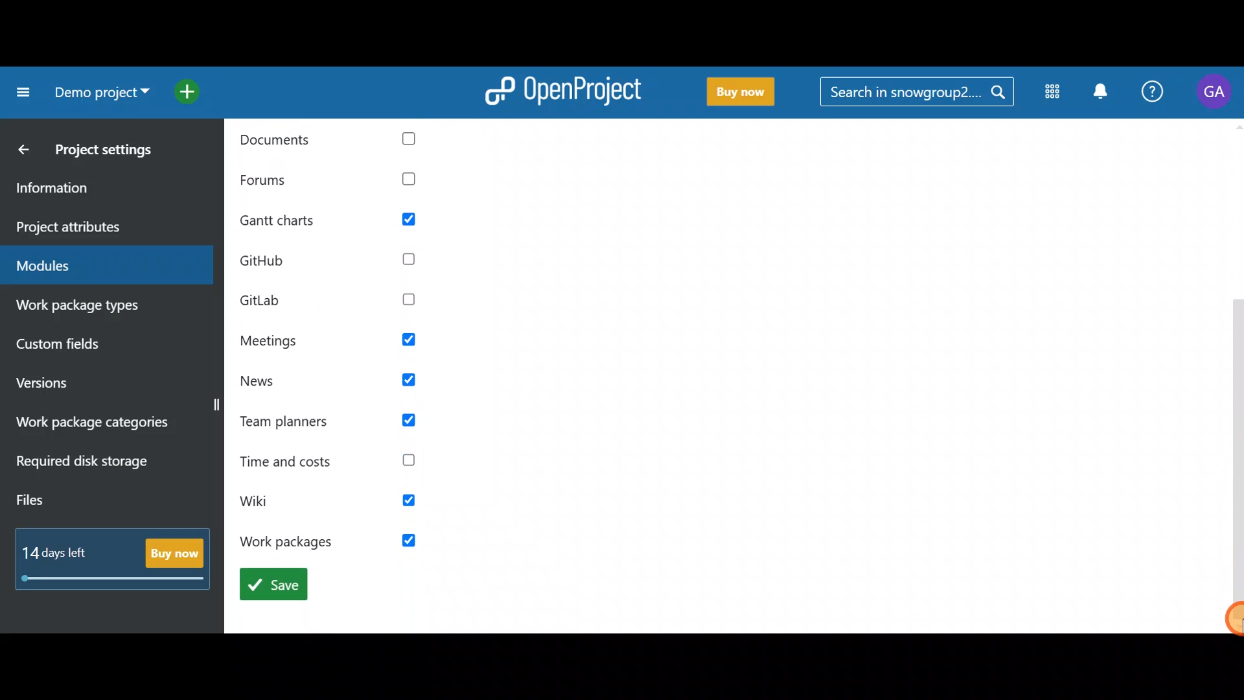 This screenshot has height=700, width=1244. I want to click on Cursor-drag to, so click(1235, 619).